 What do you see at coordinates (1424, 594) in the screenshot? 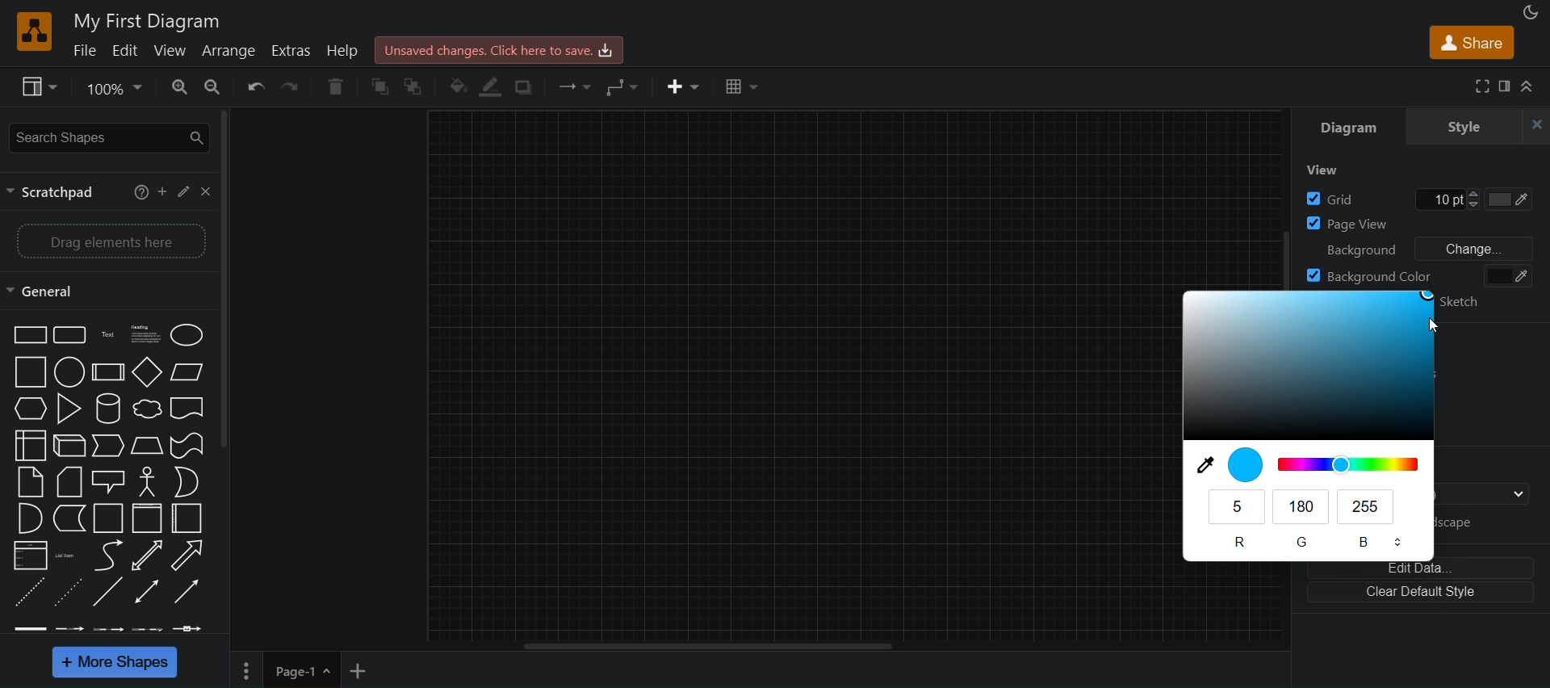
I see `clear default style` at bounding box center [1424, 594].